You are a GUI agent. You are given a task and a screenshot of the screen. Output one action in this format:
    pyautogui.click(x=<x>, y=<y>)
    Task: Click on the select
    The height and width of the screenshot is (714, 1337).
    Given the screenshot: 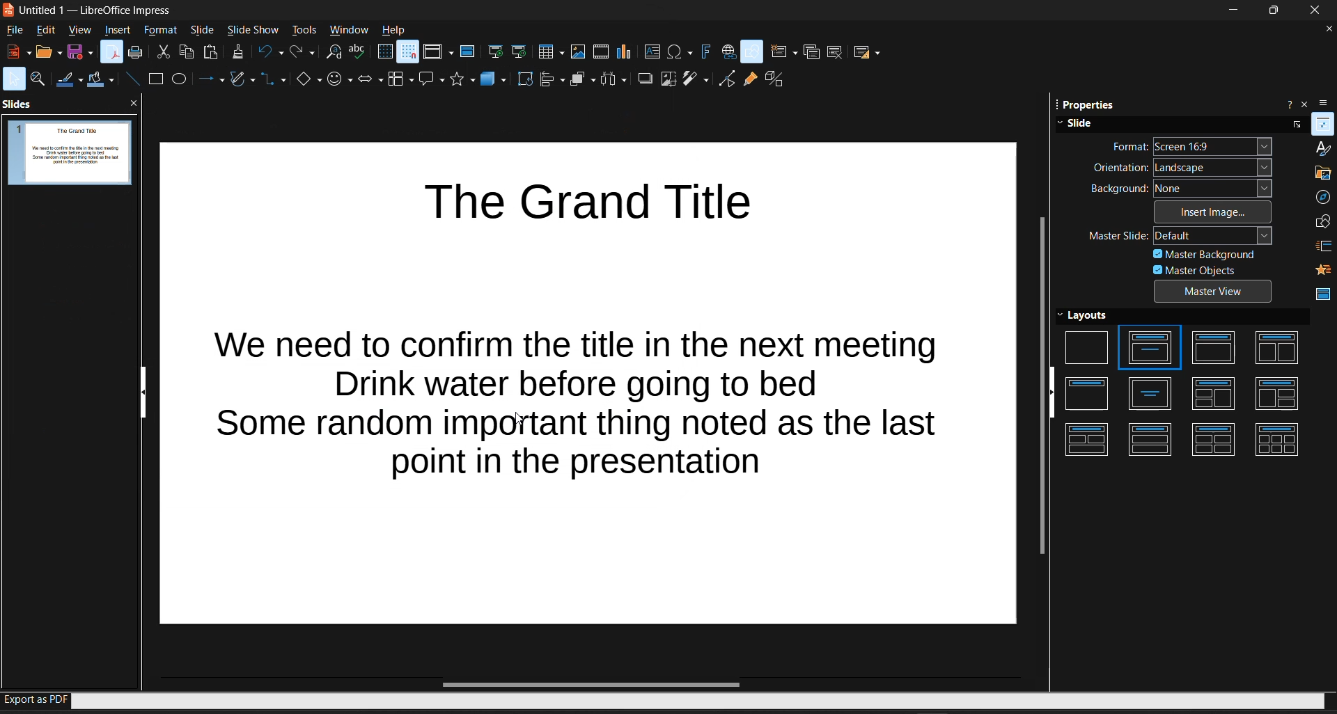 What is the action you would take?
    pyautogui.click(x=16, y=79)
    